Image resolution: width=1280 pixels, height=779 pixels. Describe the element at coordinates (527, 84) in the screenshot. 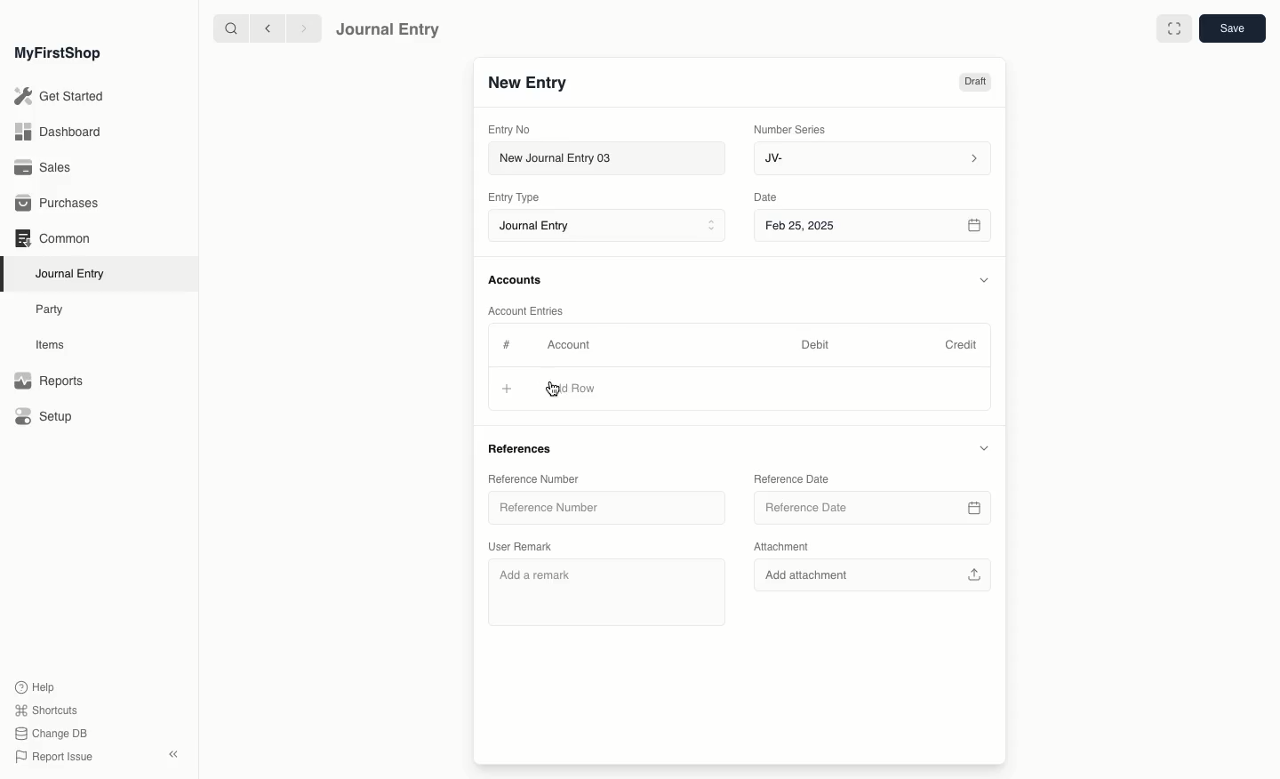

I see `New Entry` at that location.